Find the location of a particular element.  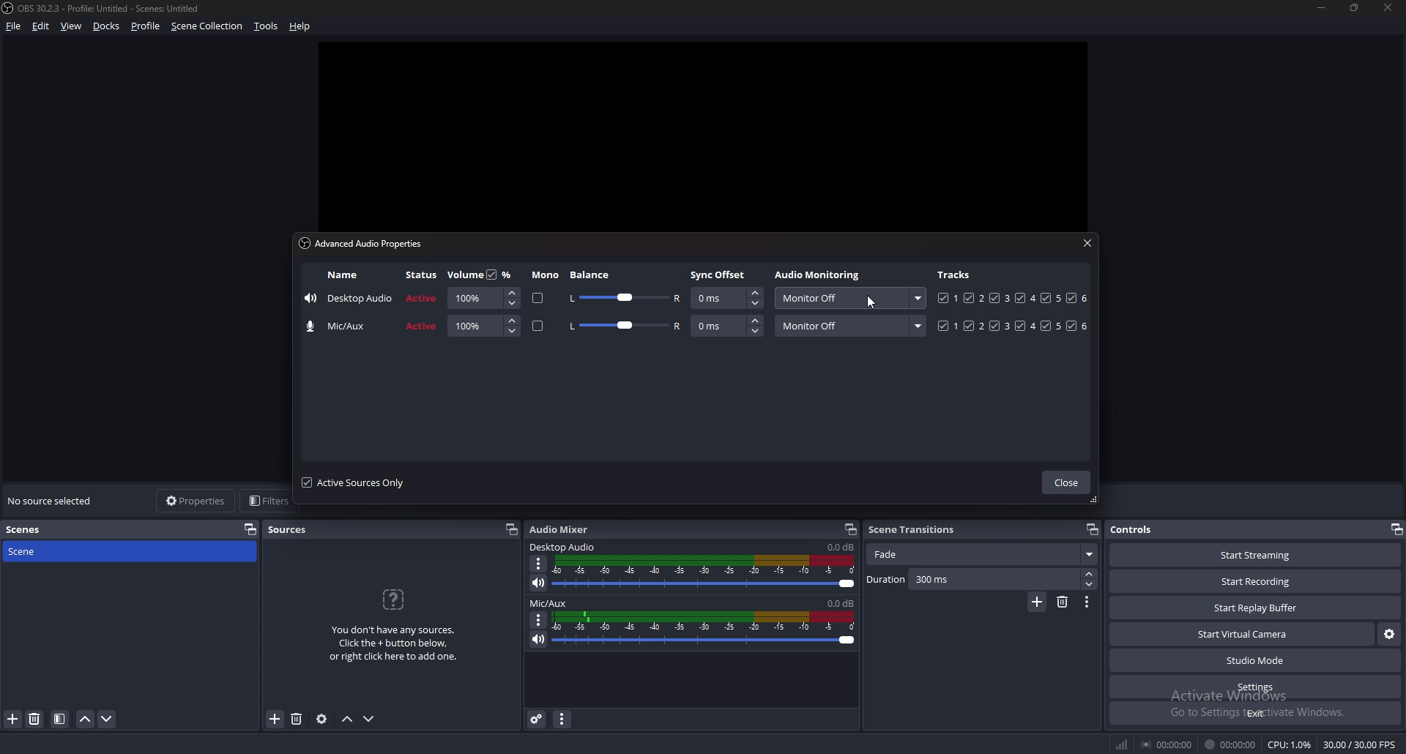

network is located at coordinates (1123, 744).